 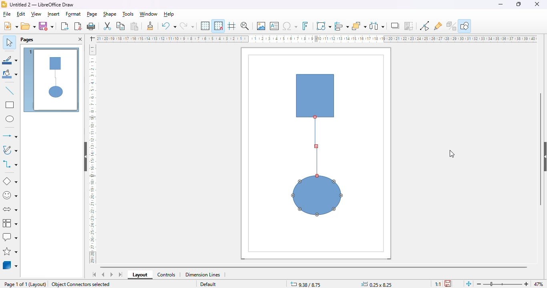 What do you see at coordinates (10, 136) in the screenshot?
I see `lines and arrows` at bounding box center [10, 136].